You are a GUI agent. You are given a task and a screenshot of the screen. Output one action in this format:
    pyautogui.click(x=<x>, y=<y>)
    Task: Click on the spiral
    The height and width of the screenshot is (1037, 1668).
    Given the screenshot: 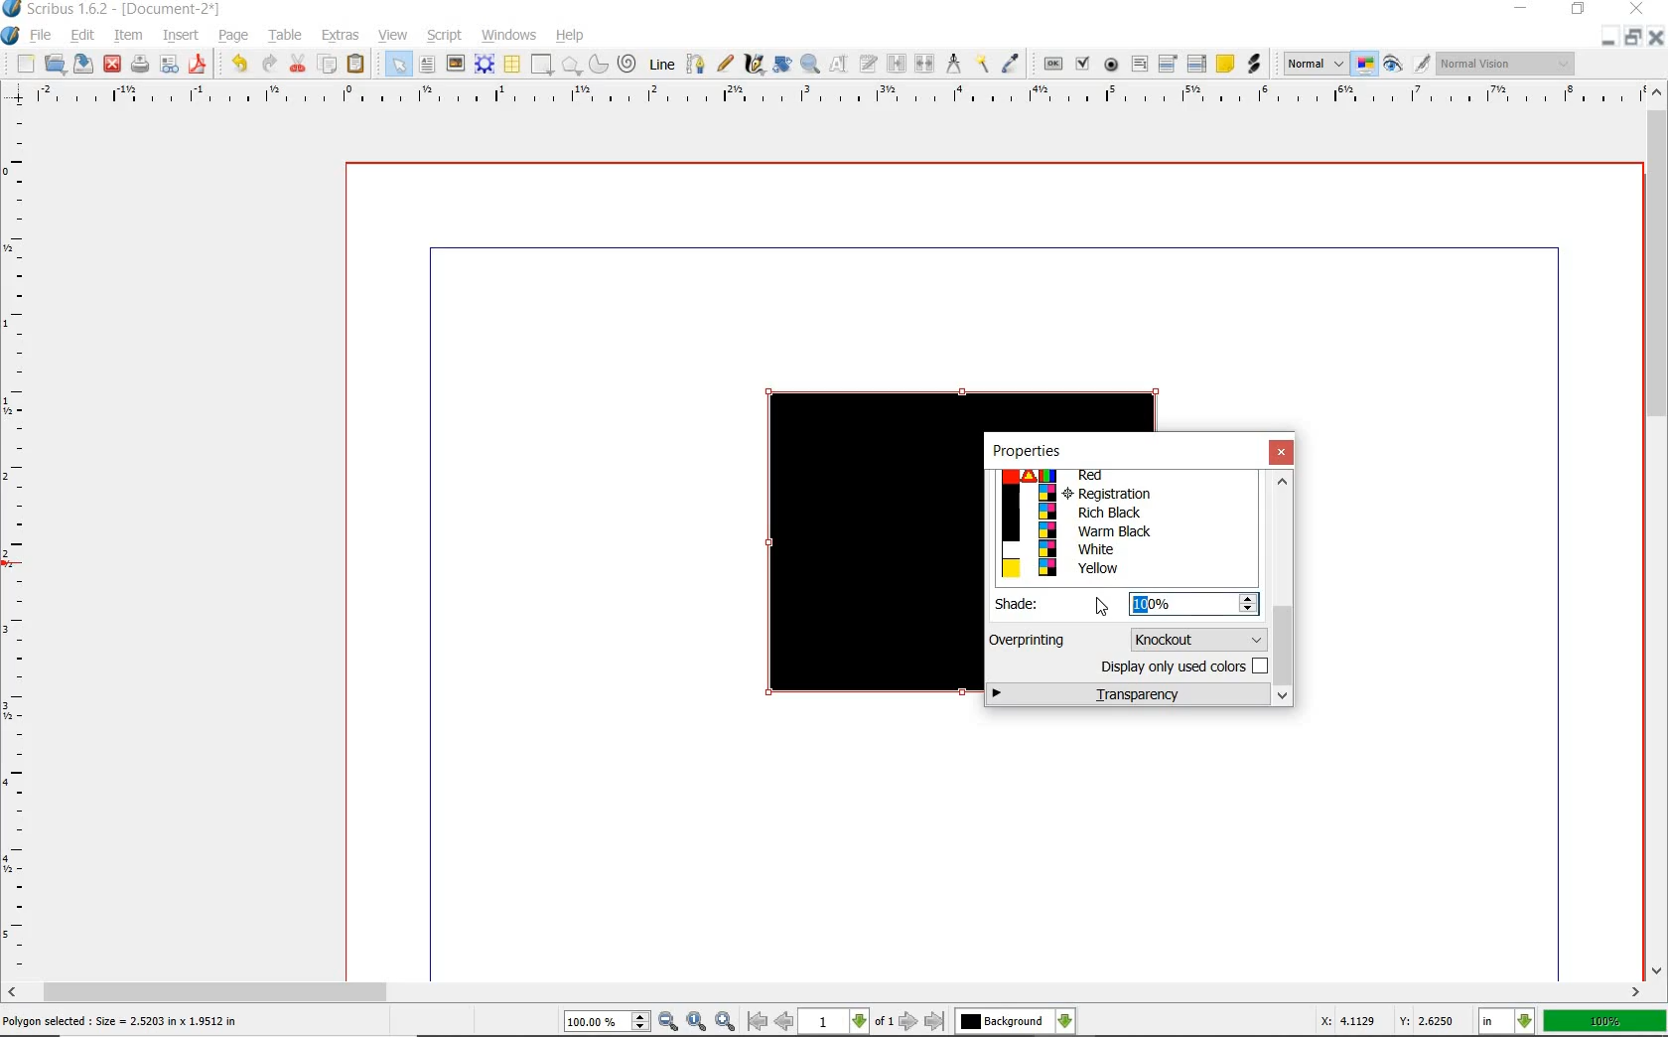 What is the action you would take?
    pyautogui.click(x=629, y=66)
    